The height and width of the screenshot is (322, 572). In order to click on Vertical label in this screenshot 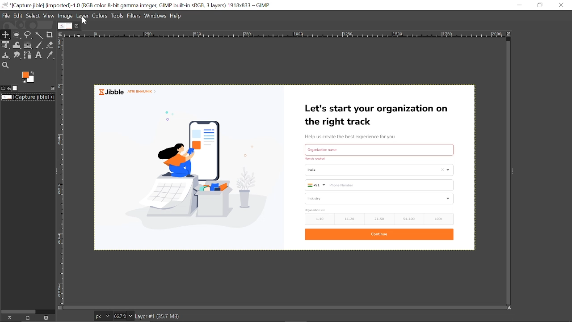, I will do `click(61, 172)`.